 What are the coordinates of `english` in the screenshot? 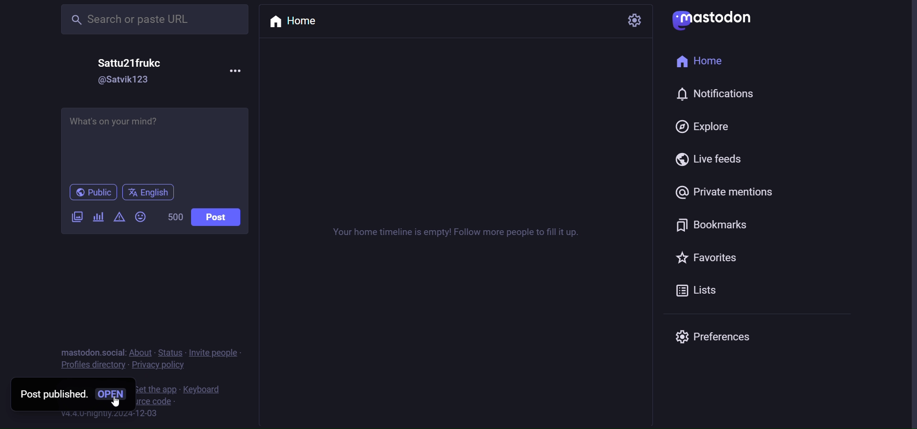 It's located at (152, 194).